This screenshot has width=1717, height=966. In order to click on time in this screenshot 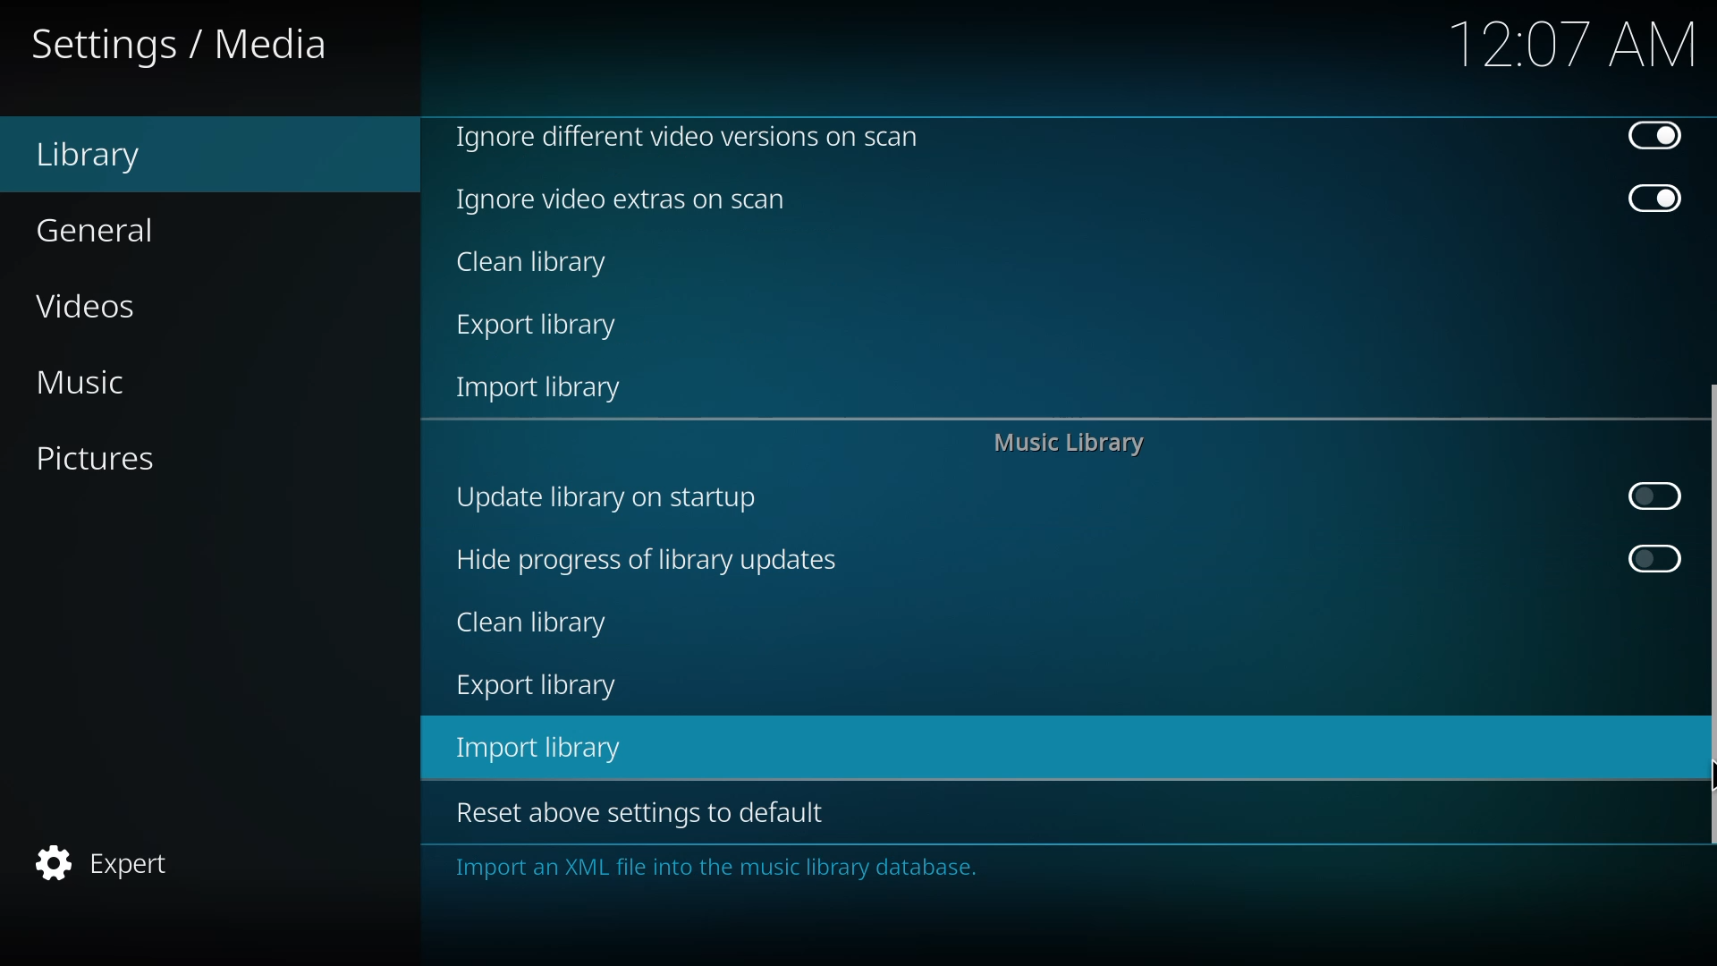, I will do `click(1575, 43)`.